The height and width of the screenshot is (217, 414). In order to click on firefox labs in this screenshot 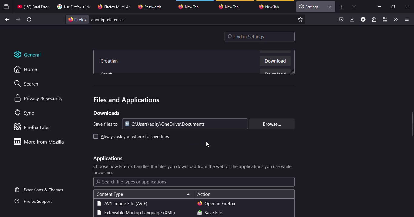, I will do `click(34, 127)`.